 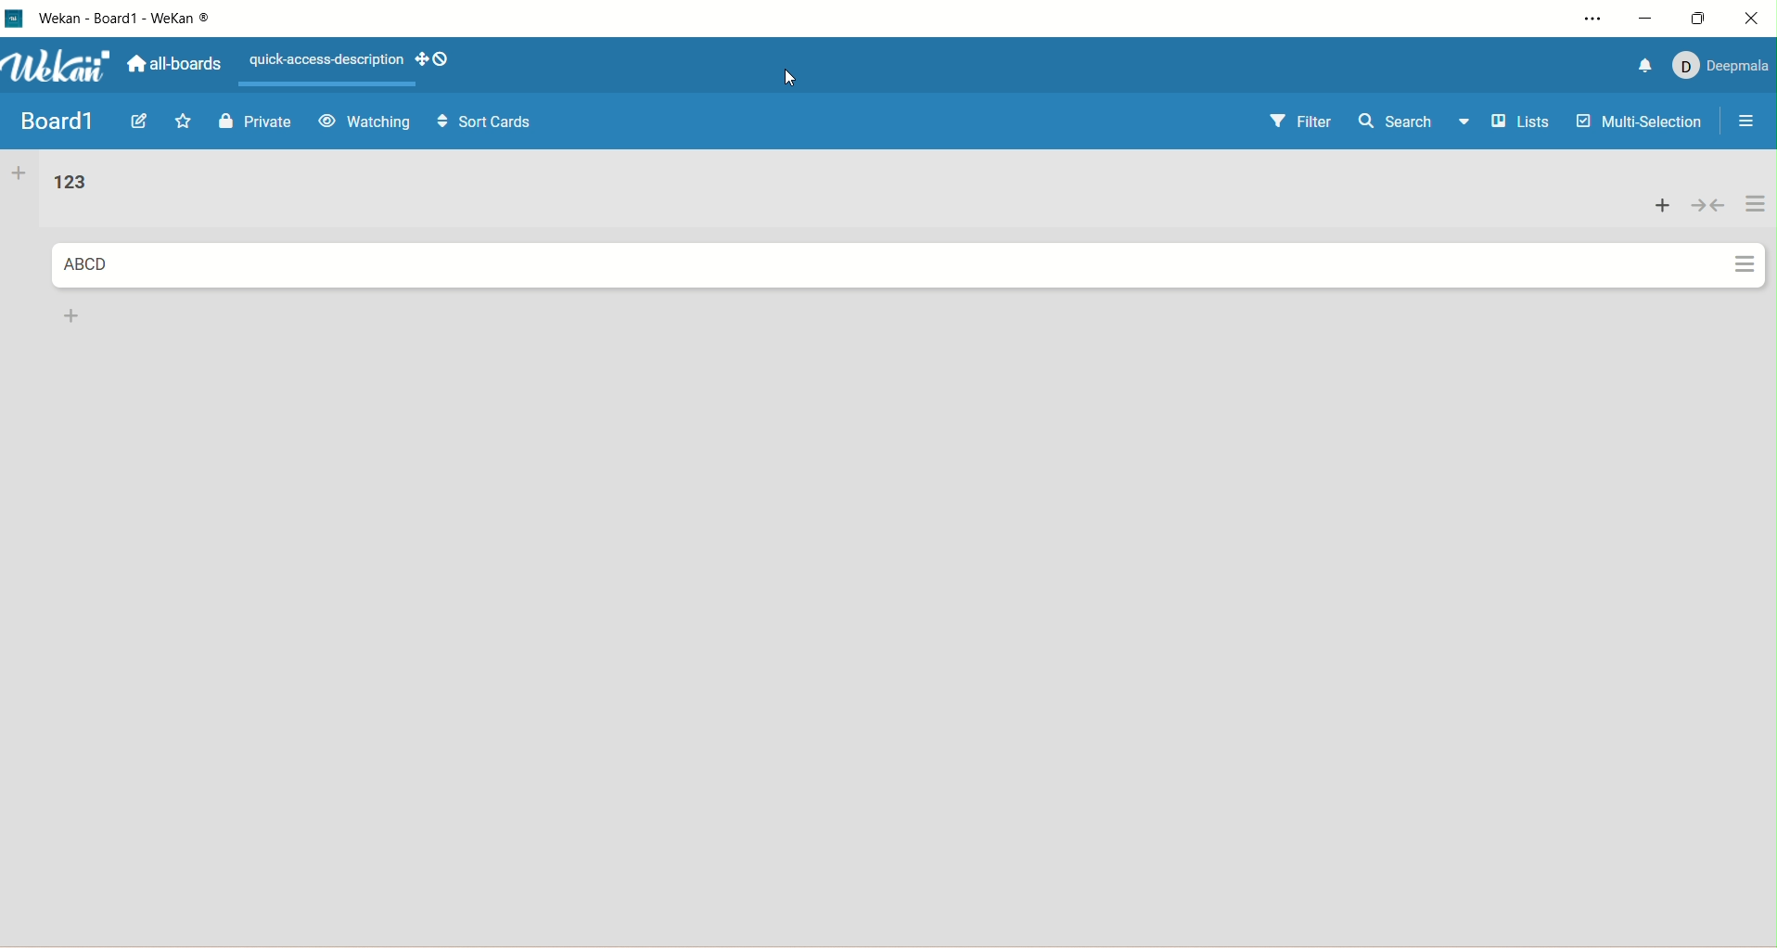 What do you see at coordinates (1756, 234) in the screenshot?
I see `options` at bounding box center [1756, 234].